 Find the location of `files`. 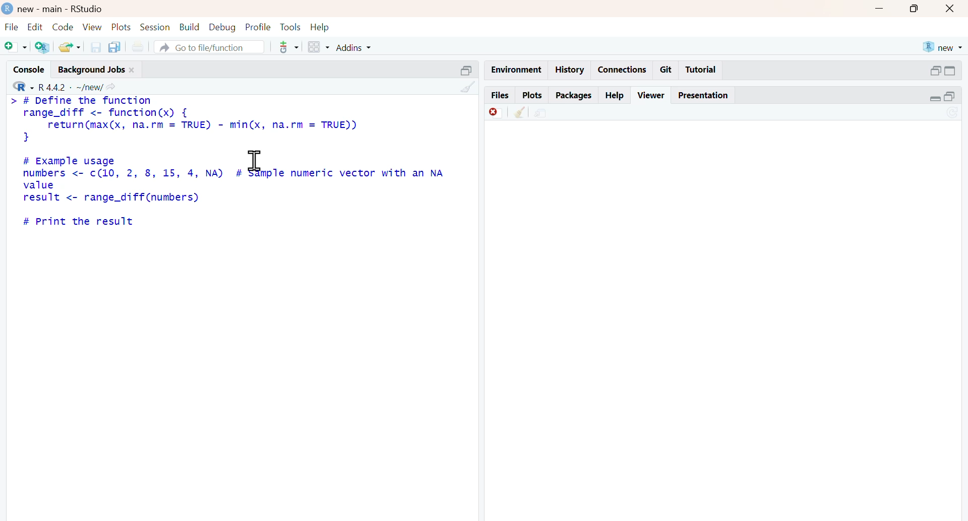

files is located at coordinates (499, 96).